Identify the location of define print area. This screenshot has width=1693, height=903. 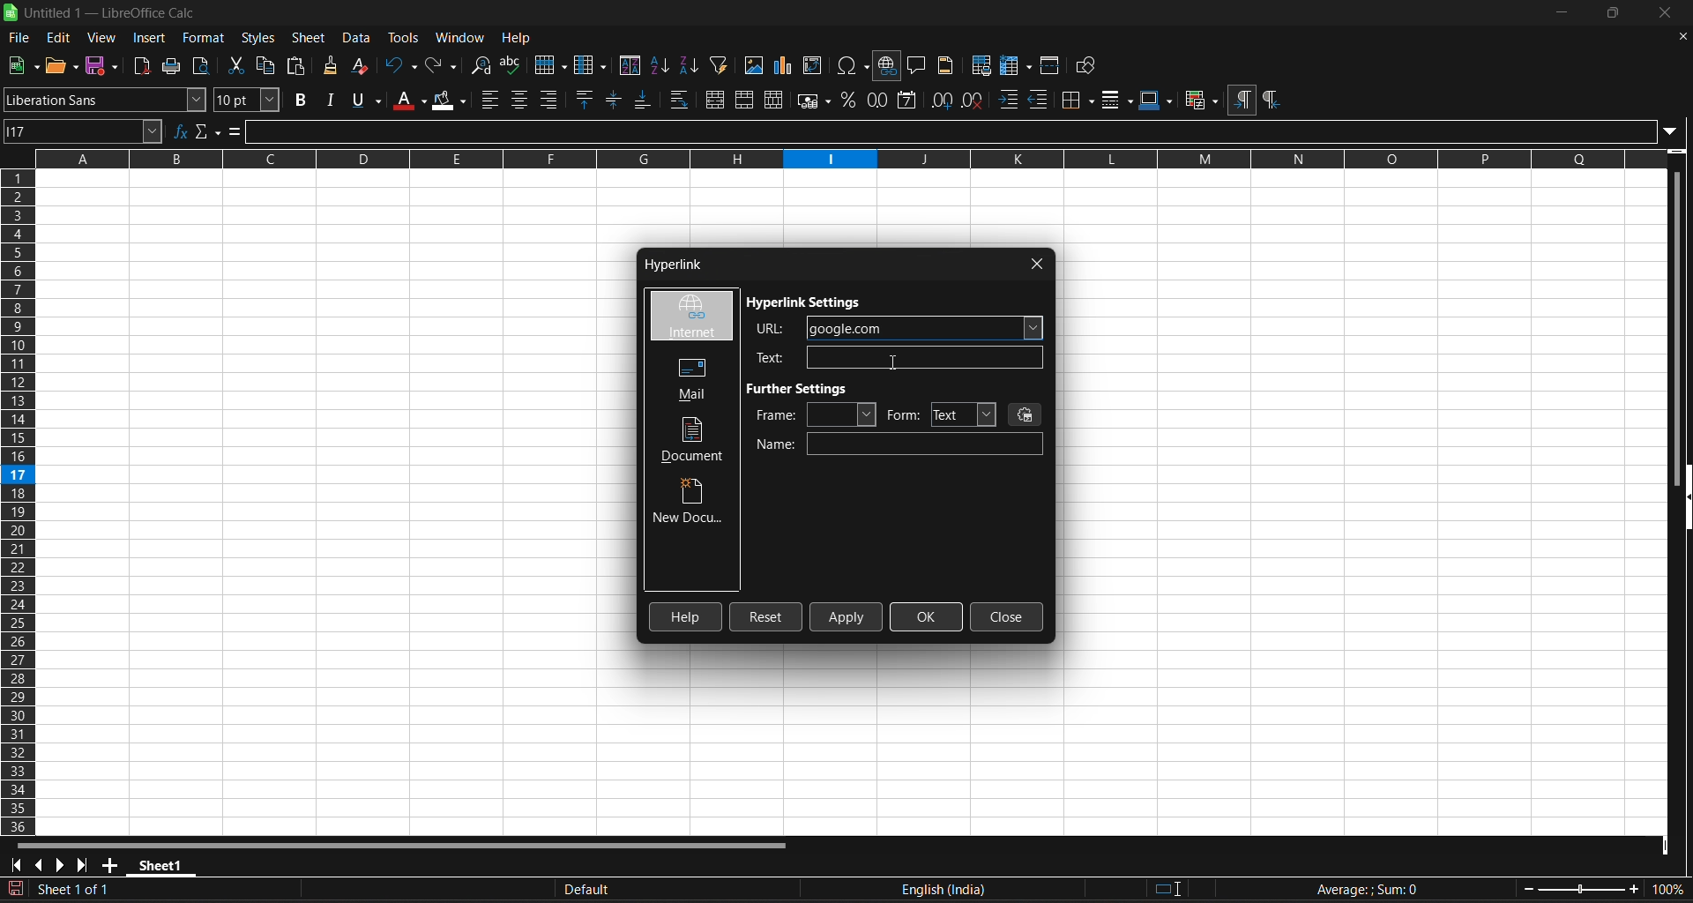
(981, 64).